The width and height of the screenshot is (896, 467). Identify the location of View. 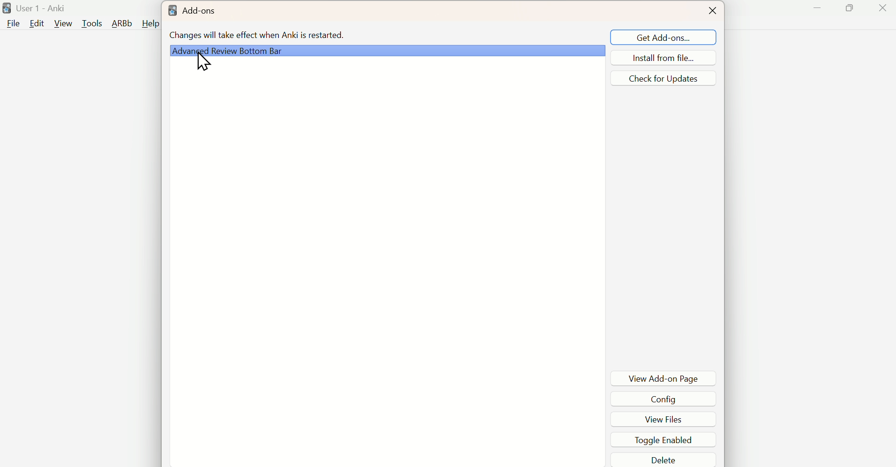
(62, 24).